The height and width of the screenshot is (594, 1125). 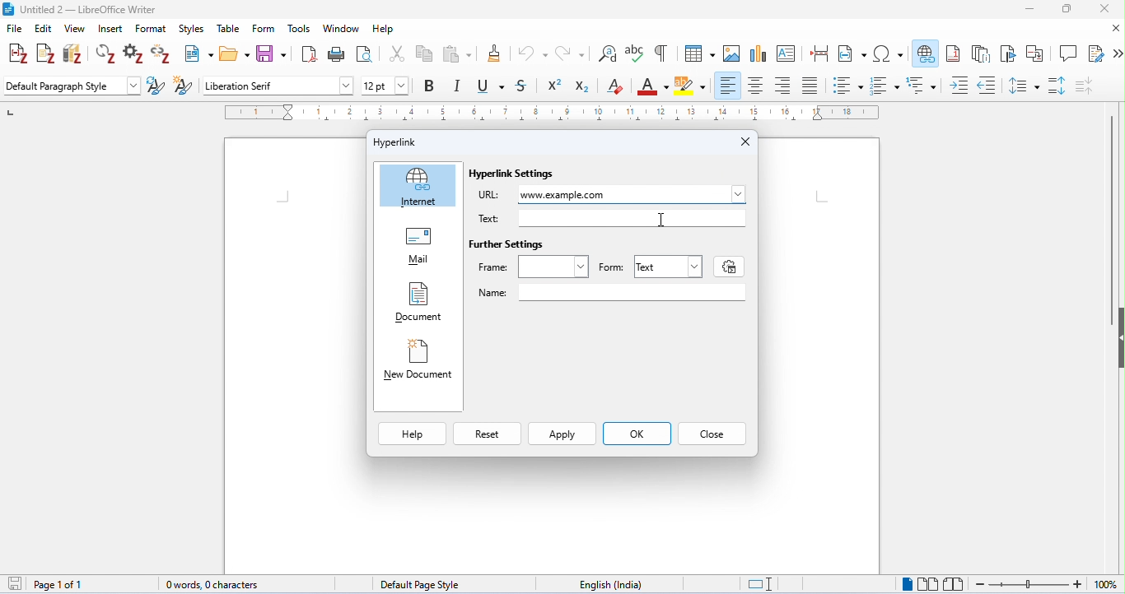 I want to click on settings, so click(x=725, y=268).